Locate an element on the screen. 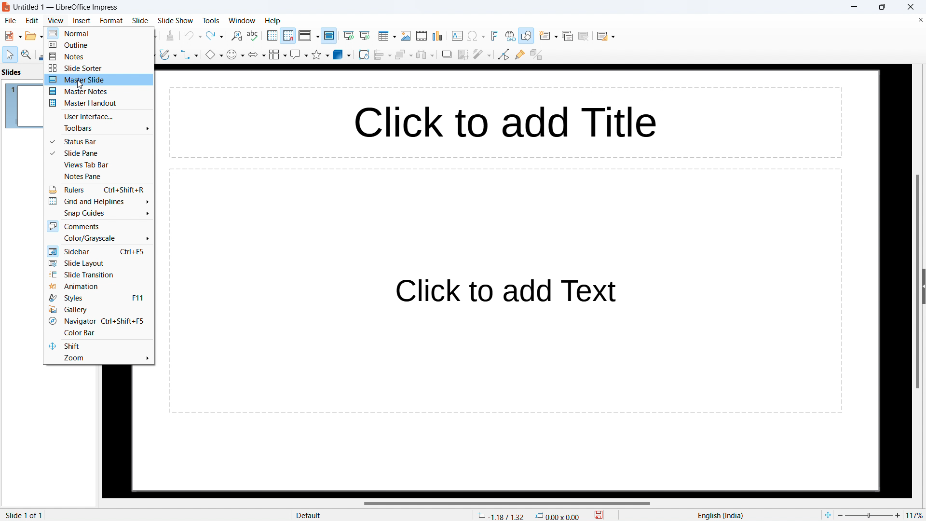 The width and height of the screenshot is (926, 521). master slide is located at coordinates (329, 36).